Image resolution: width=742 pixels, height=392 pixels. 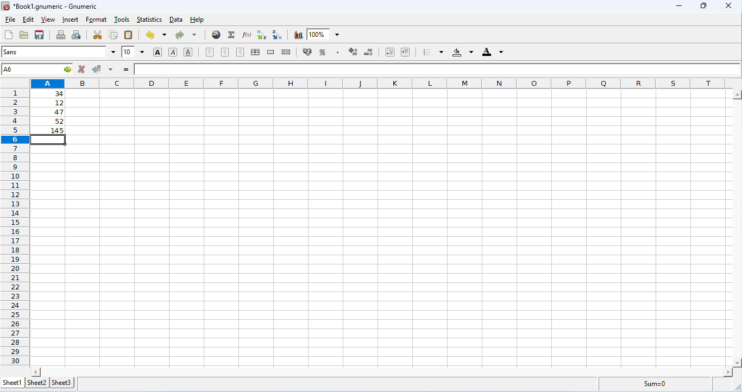 What do you see at coordinates (241, 52) in the screenshot?
I see `align right` at bounding box center [241, 52].